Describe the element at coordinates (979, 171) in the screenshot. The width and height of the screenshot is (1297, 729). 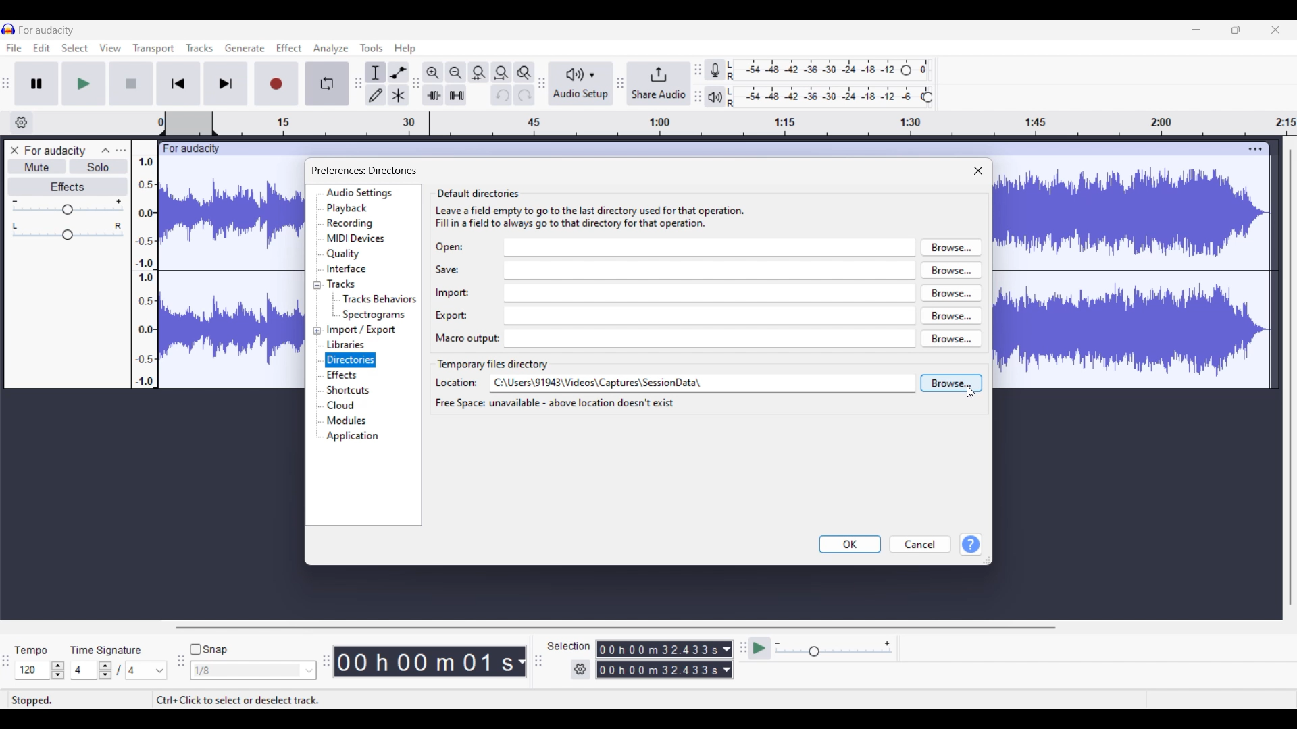
I see `Close` at that location.